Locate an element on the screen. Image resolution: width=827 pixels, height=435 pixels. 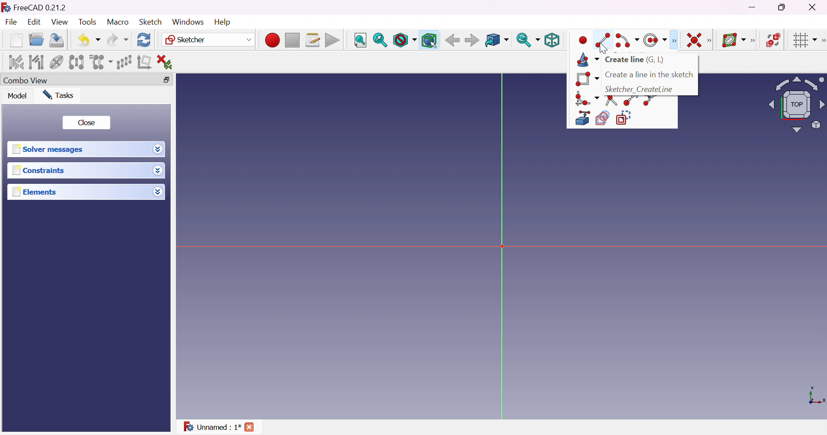
Select associated constraints is located at coordinates (16, 62).